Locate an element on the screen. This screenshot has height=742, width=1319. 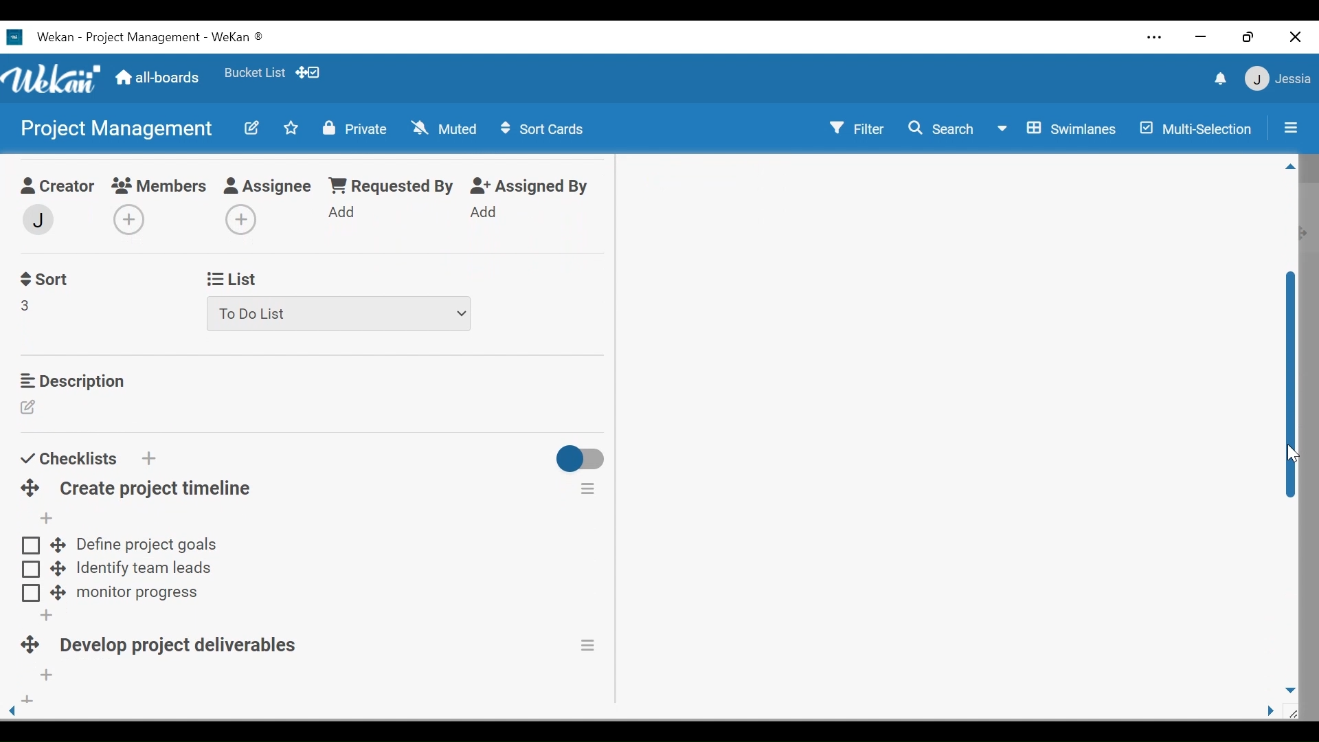
Toggle favorites is located at coordinates (291, 128).